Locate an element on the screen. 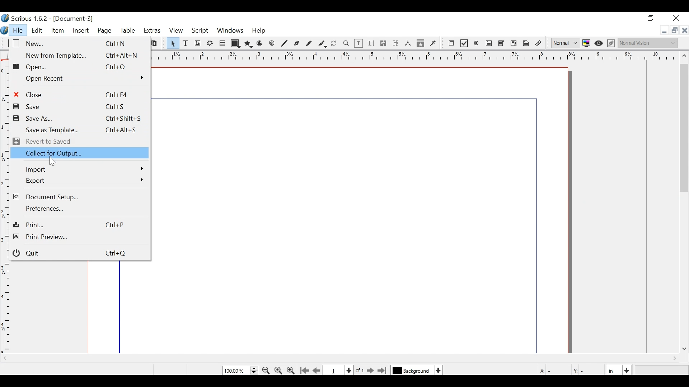 The width and height of the screenshot is (689, 387). Table is located at coordinates (128, 31).